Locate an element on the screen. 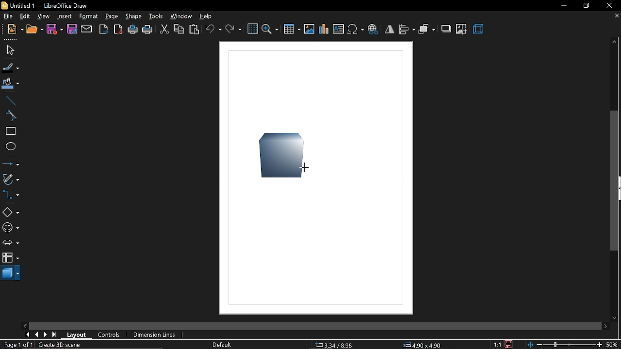  save is located at coordinates (55, 30).